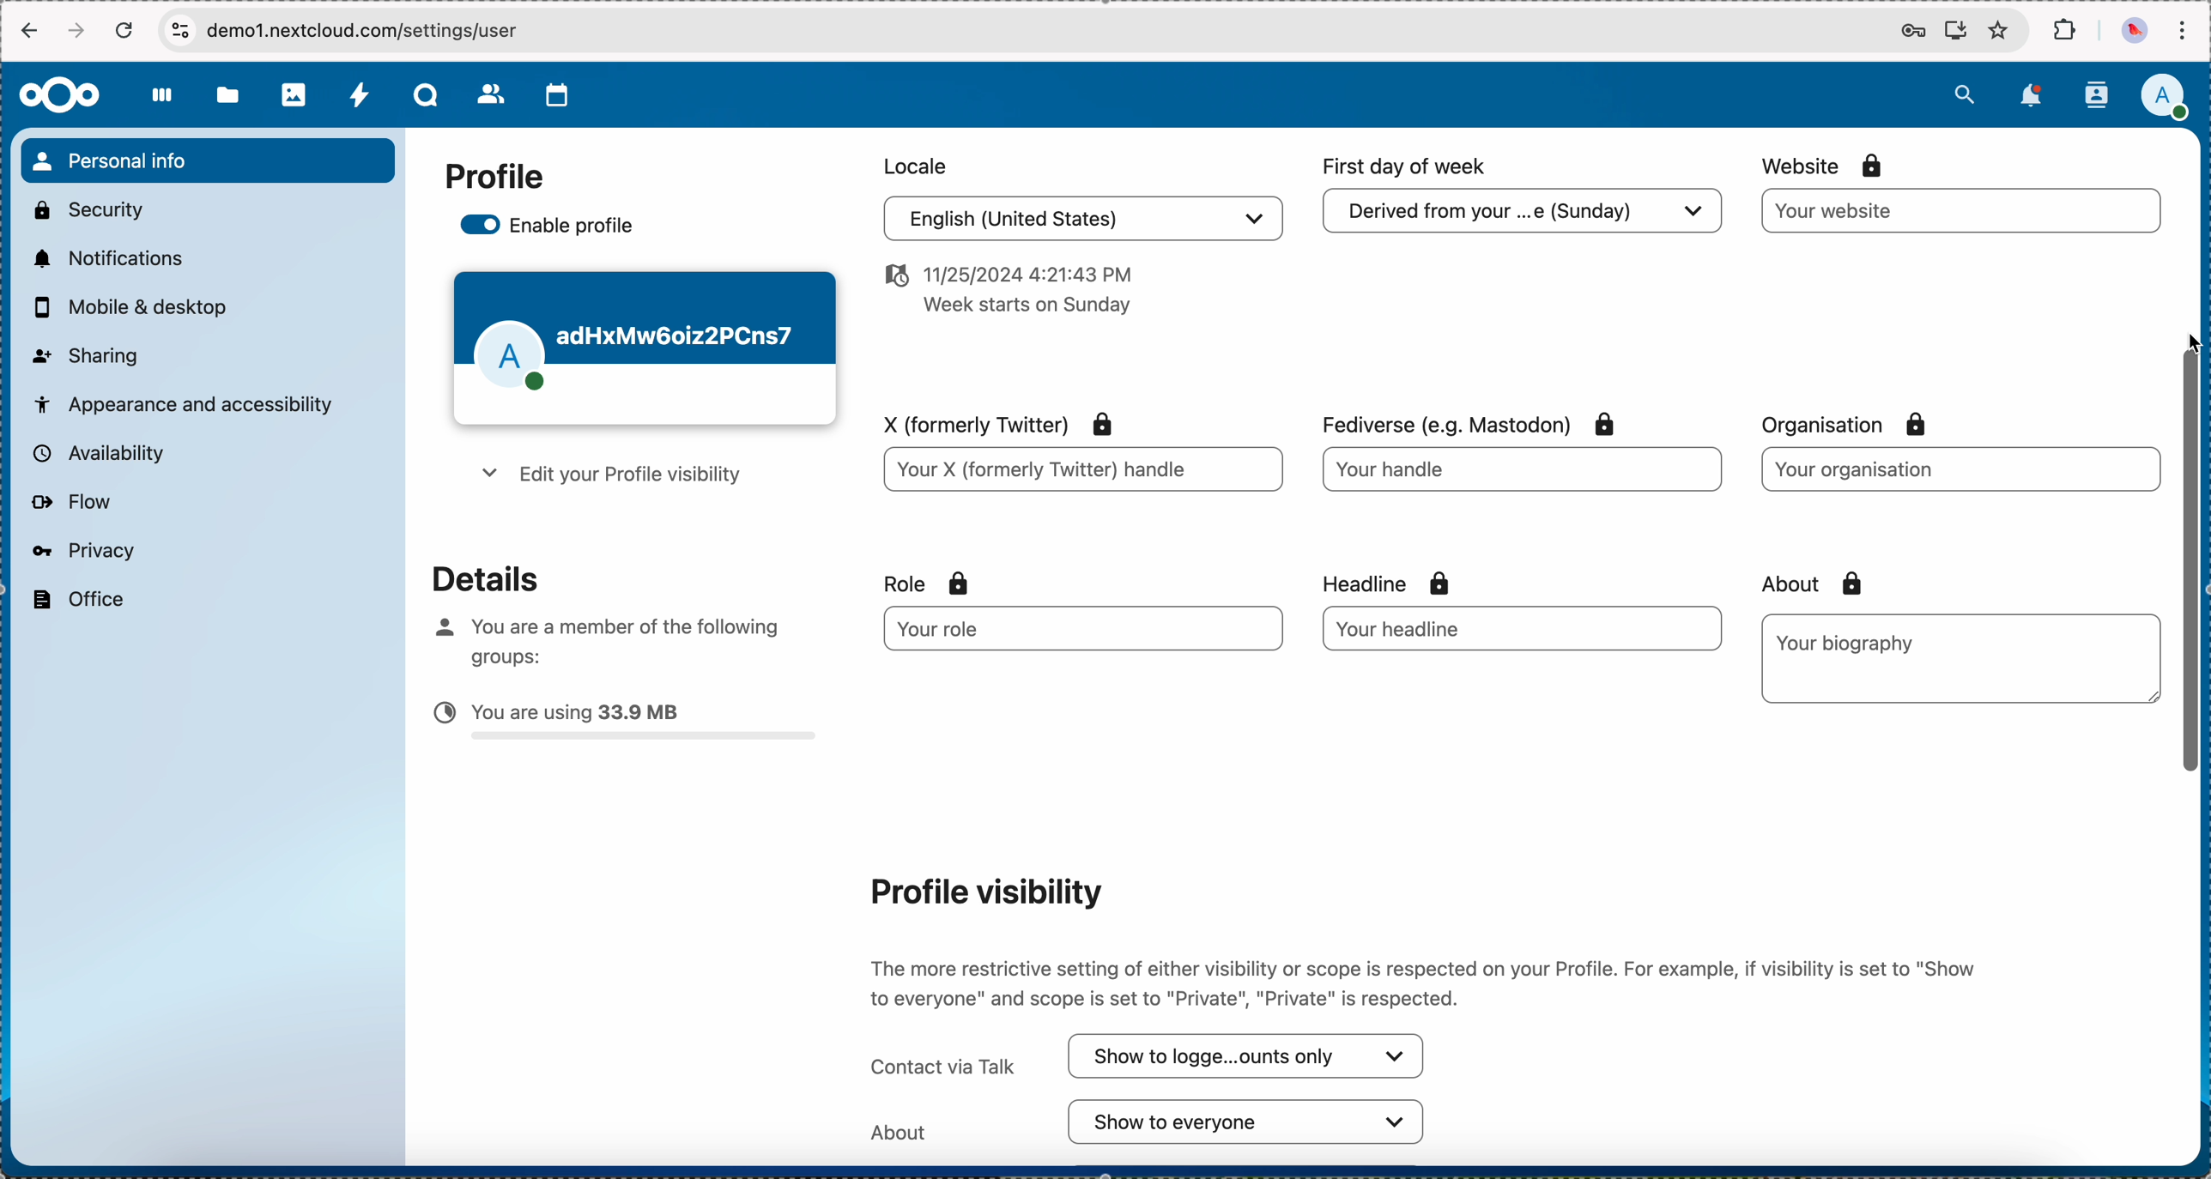 The image size is (2211, 1179). What do you see at coordinates (1909, 33) in the screenshot?
I see `passwords` at bounding box center [1909, 33].